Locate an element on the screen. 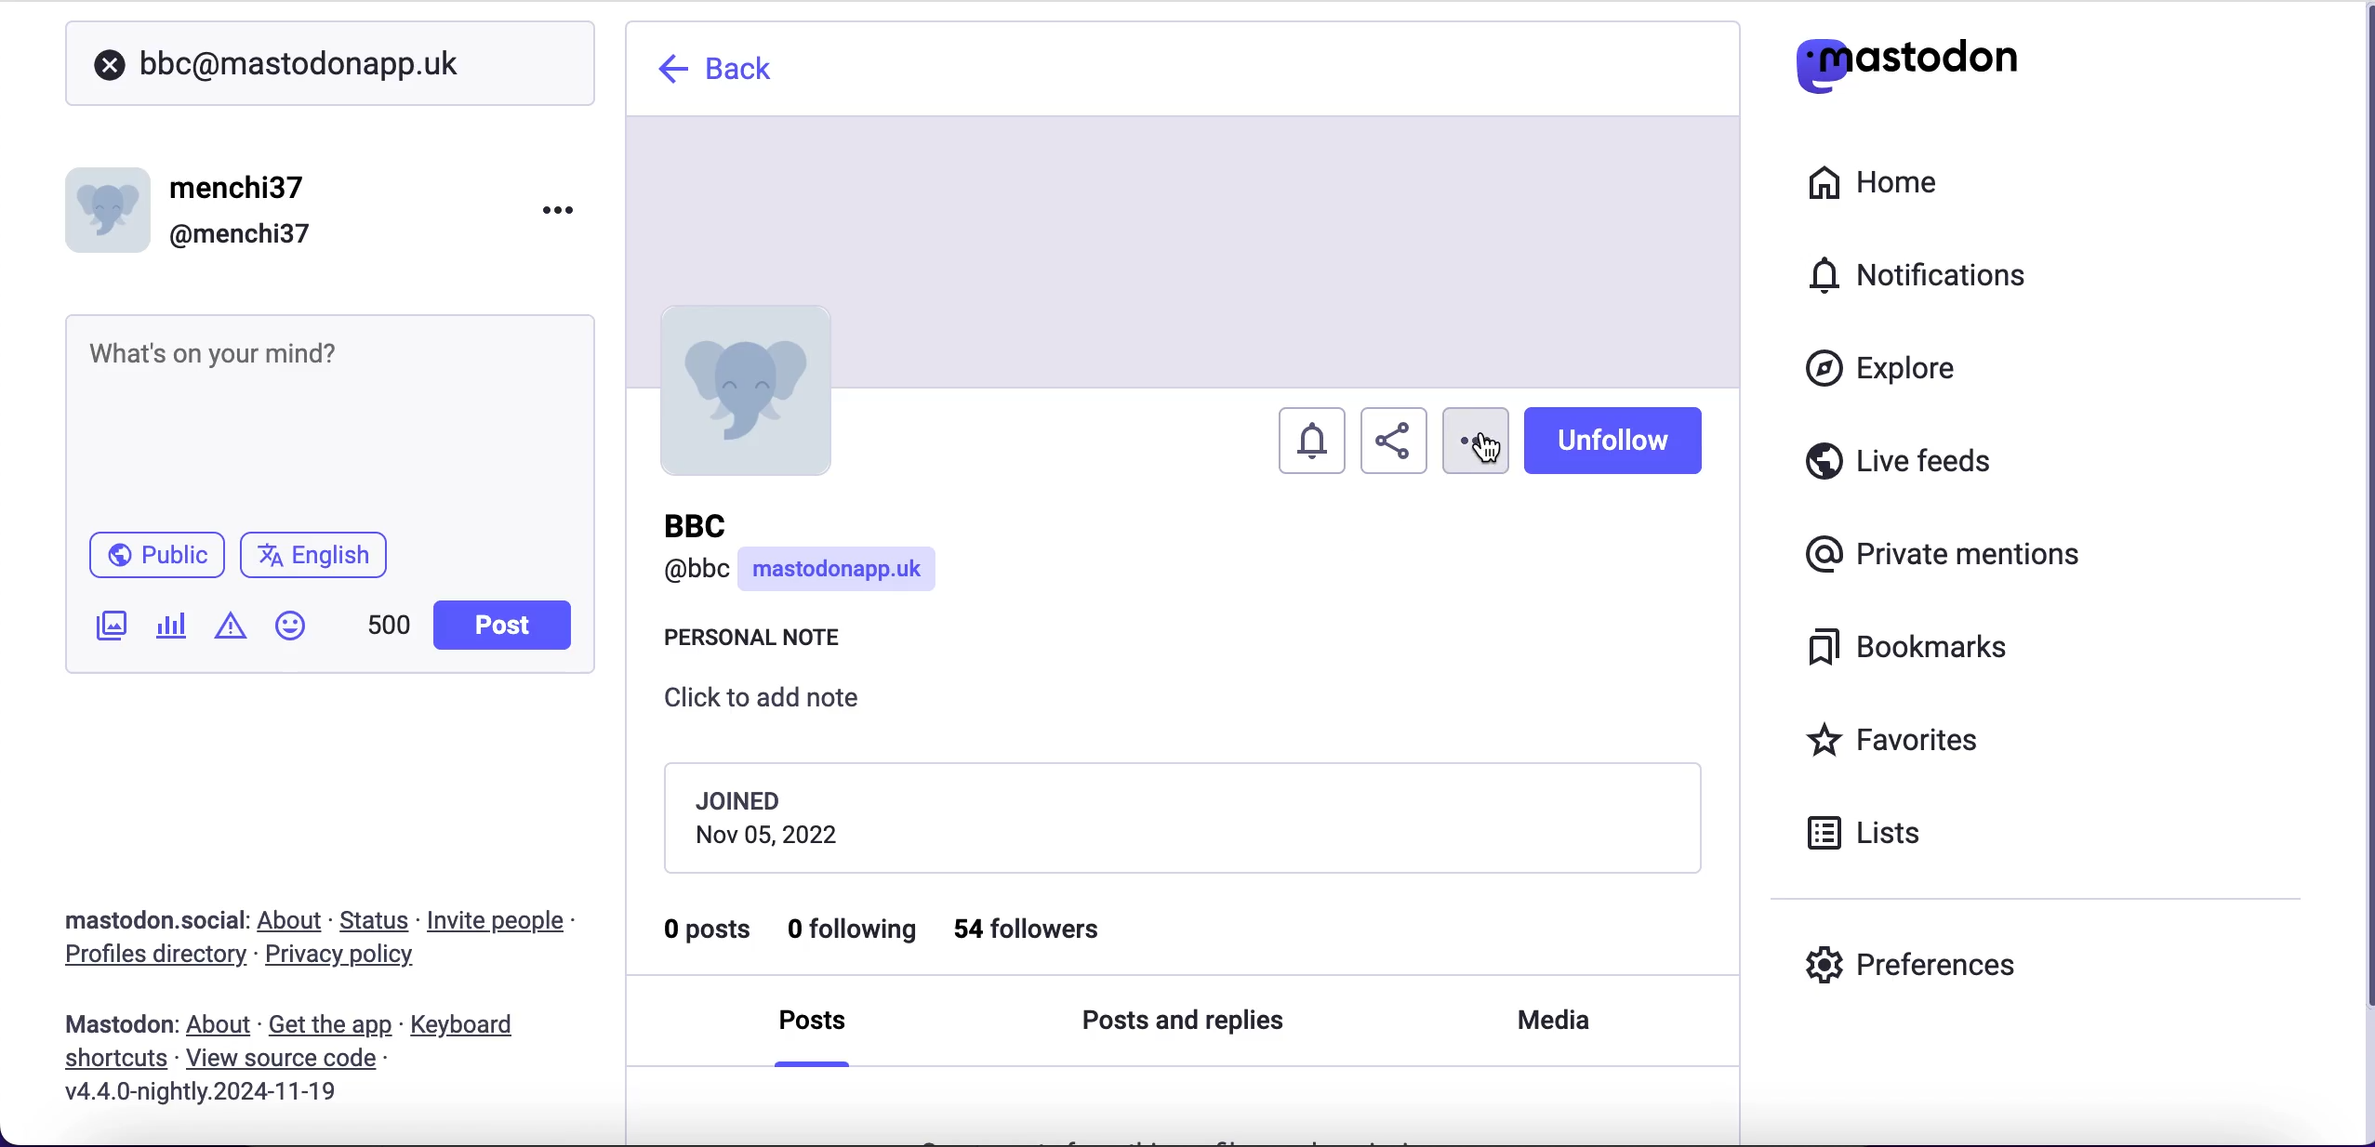  characters is located at coordinates (389, 628).